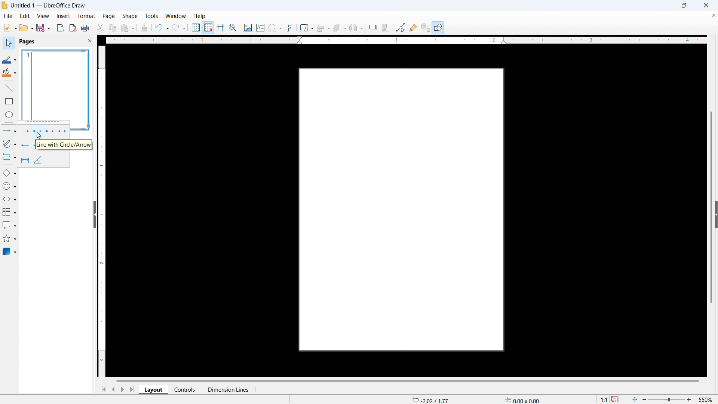 This screenshot has height=404, width=718. Describe the element at coordinates (684, 5) in the screenshot. I see `Maximise ` at that location.